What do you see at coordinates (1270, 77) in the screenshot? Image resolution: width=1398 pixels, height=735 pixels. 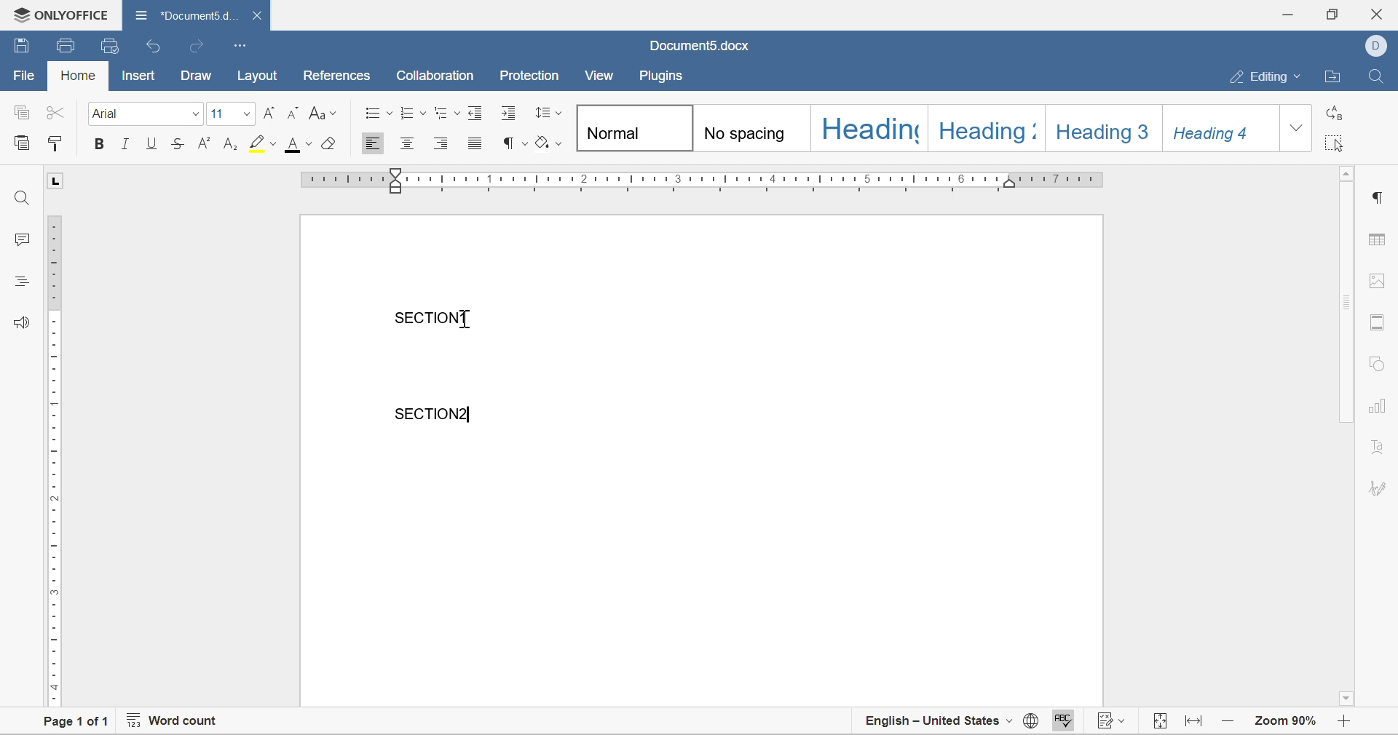 I see `editing` at bounding box center [1270, 77].